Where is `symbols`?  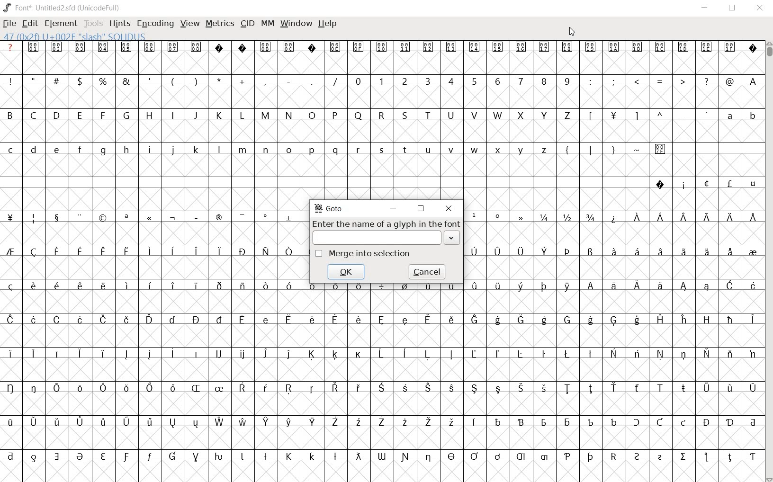 symbols is located at coordinates (660, 81).